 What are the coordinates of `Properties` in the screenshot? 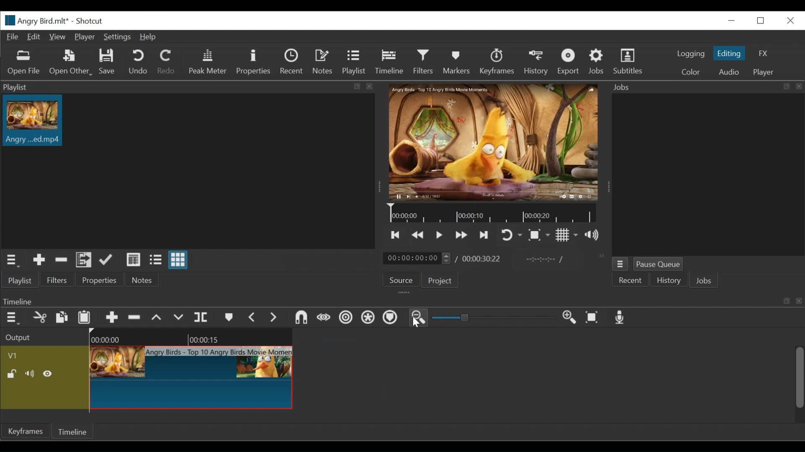 It's located at (100, 280).